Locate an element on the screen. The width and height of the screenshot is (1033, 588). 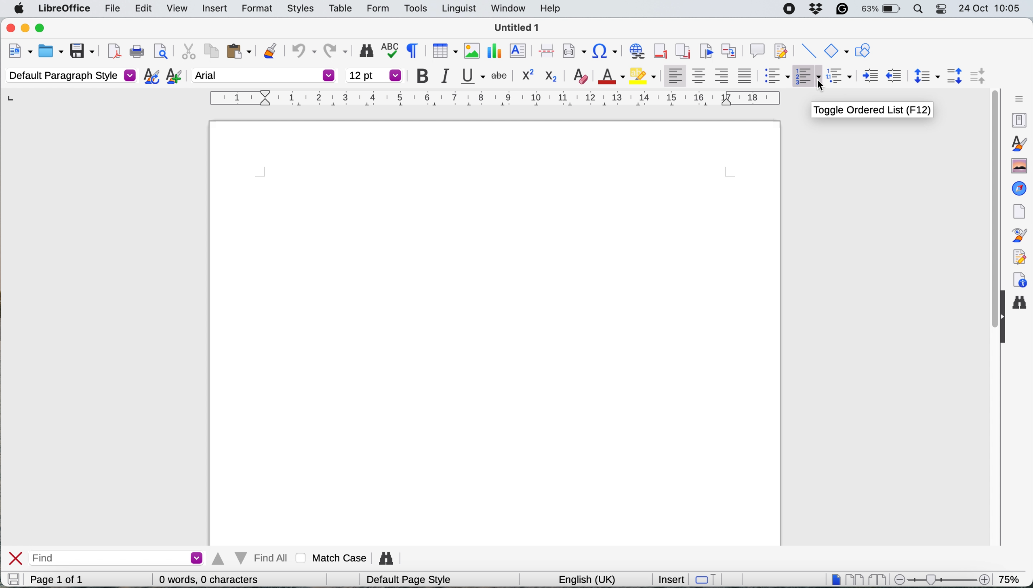
strike through is located at coordinates (501, 74).